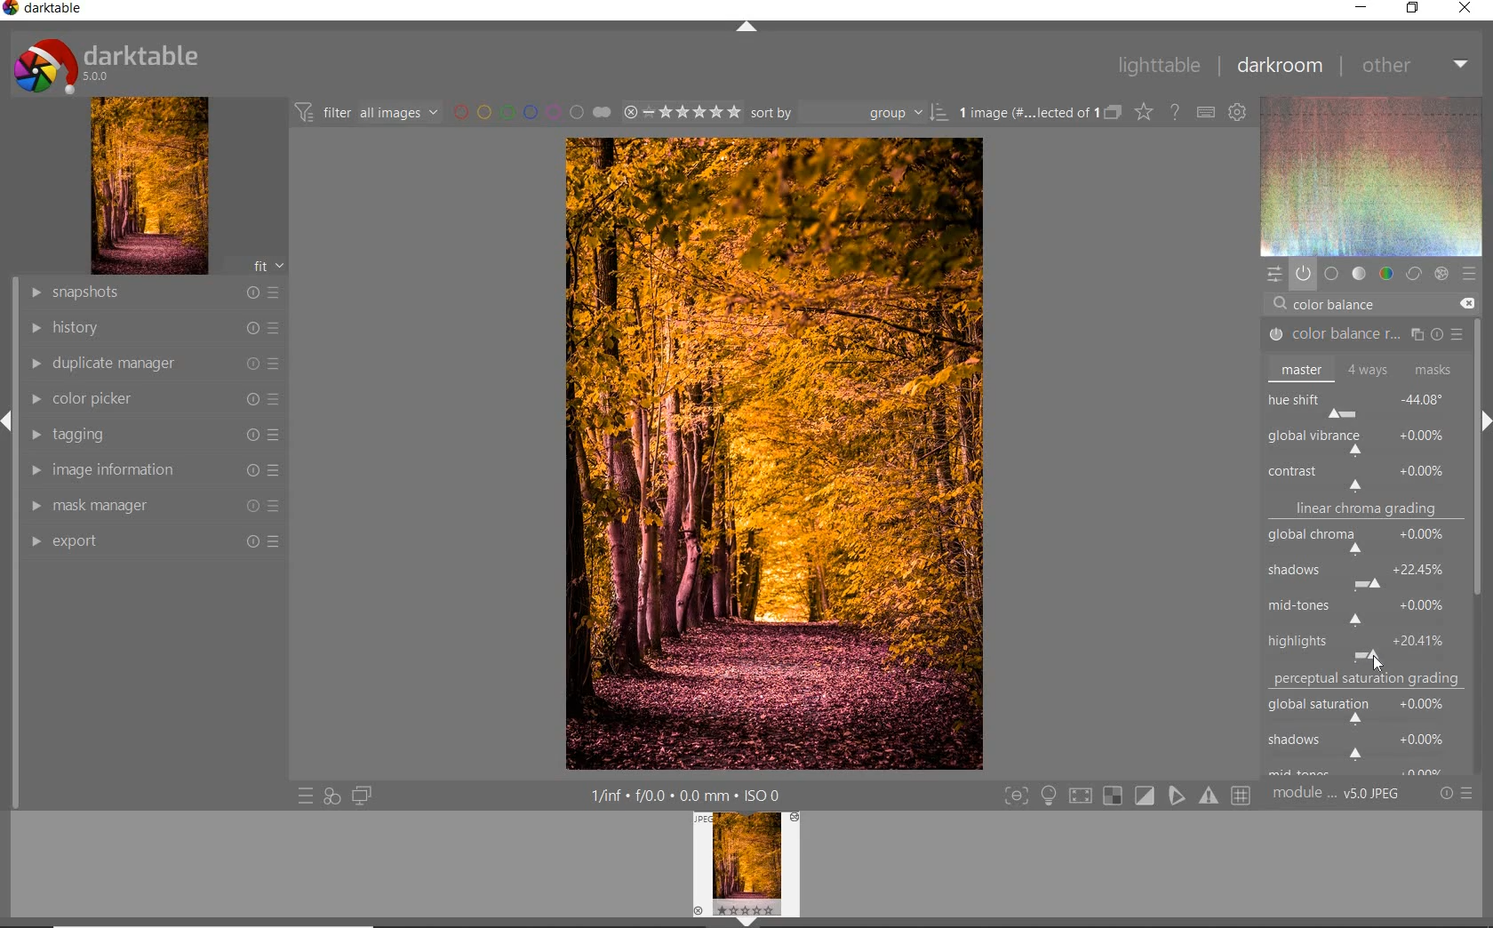 The image size is (1493, 928). Describe the element at coordinates (1479, 353) in the screenshot. I see `scrollbar` at that location.